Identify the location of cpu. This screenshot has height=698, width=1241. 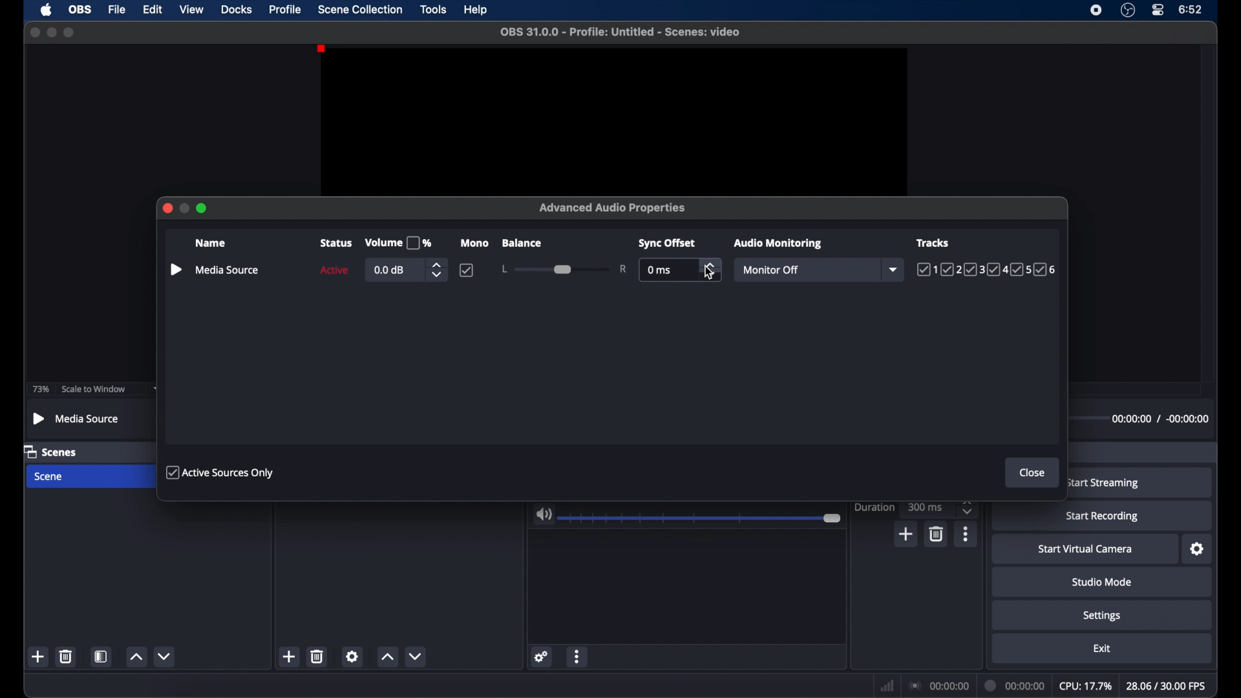
(1085, 686).